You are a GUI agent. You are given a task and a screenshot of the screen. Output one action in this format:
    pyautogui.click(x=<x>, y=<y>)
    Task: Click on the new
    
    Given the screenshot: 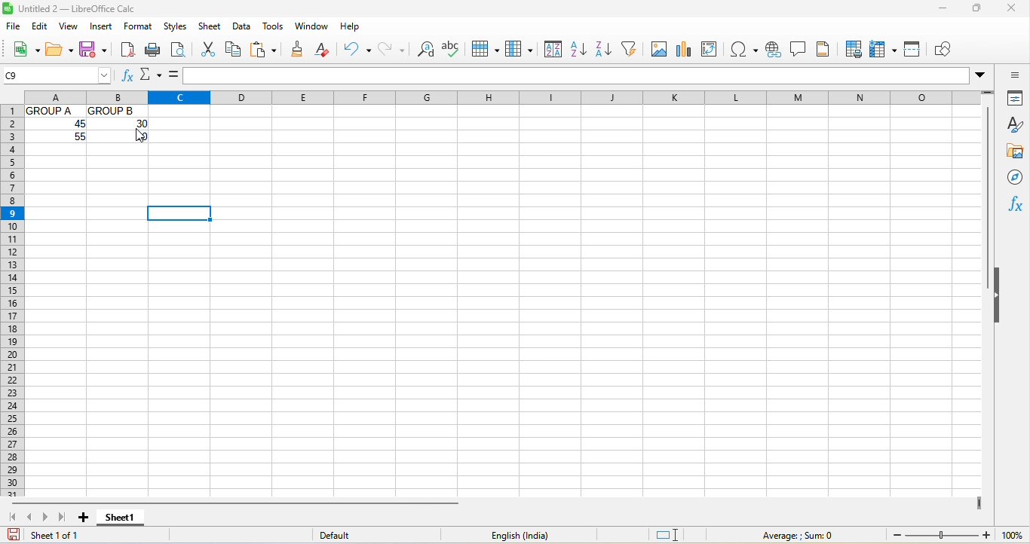 What is the action you would take?
    pyautogui.click(x=21, y=48)
    